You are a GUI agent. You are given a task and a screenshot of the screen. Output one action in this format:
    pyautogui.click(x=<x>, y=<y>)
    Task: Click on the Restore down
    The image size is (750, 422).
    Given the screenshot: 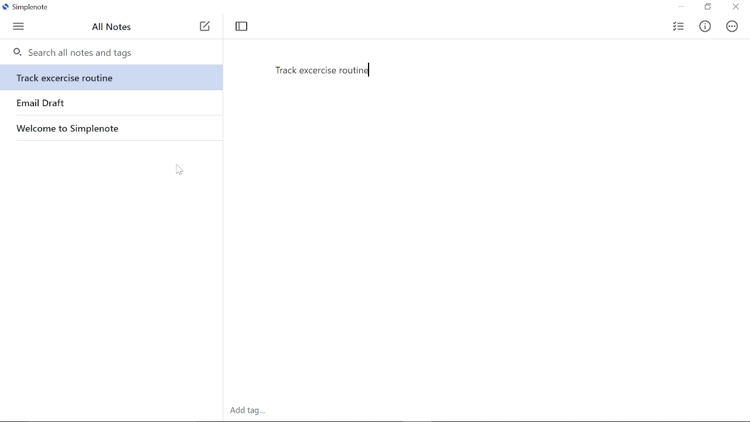 What is the action you would take?
    pyautogui.click(x=708, y=6)
    